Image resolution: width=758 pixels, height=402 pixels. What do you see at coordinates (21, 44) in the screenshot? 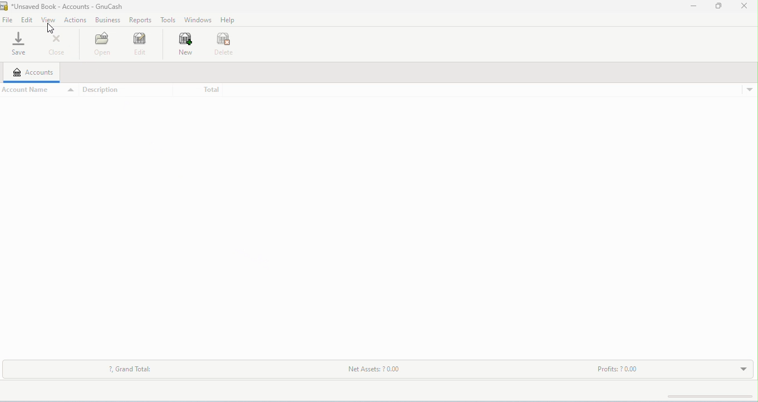
I see `save` at bounding box center [21, 44].